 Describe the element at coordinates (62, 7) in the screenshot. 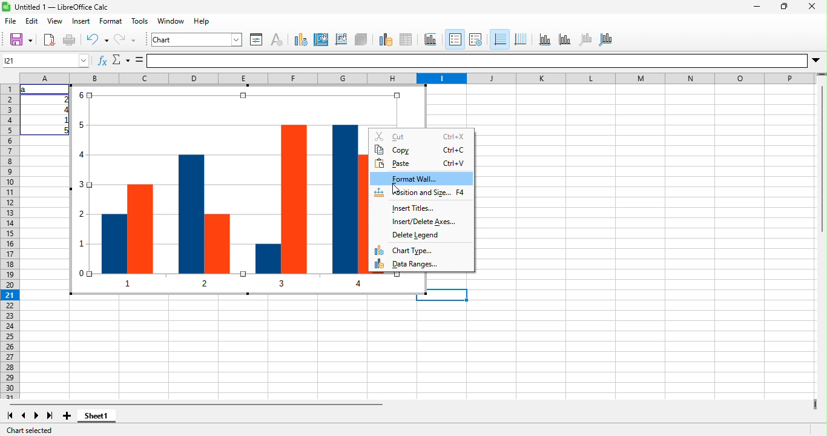

I see `Untitled 1 — LibreOffice Calc` at that location.